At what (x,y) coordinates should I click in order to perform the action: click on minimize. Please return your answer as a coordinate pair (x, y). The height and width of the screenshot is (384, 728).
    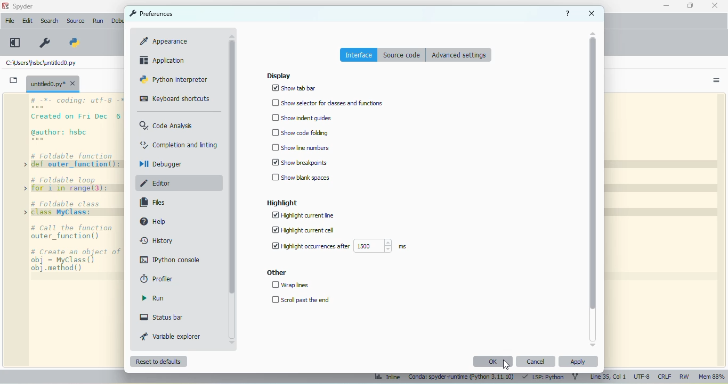
    Looking at the image, I should click on (666, 6).